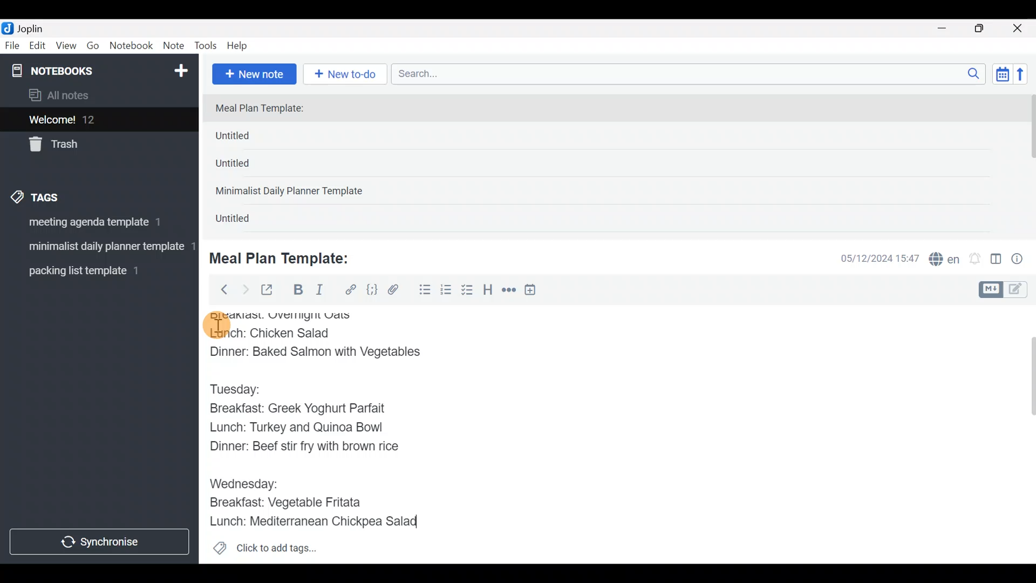 The width and height of the screenshot is (1036, 583). Describe the element at coordinates (1002, 74) in the screenshot. I see `Toggle sort order` at that location.